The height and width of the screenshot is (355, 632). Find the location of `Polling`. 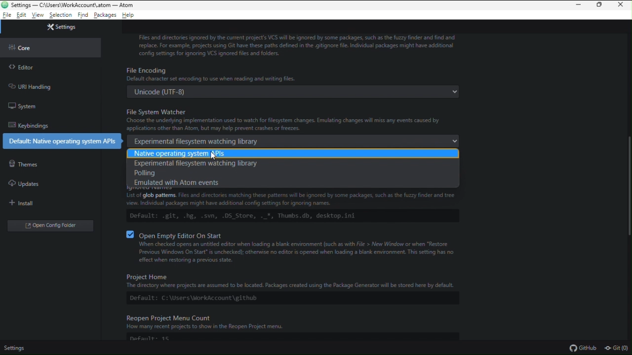

Polling is located at coordinates (181, 173).